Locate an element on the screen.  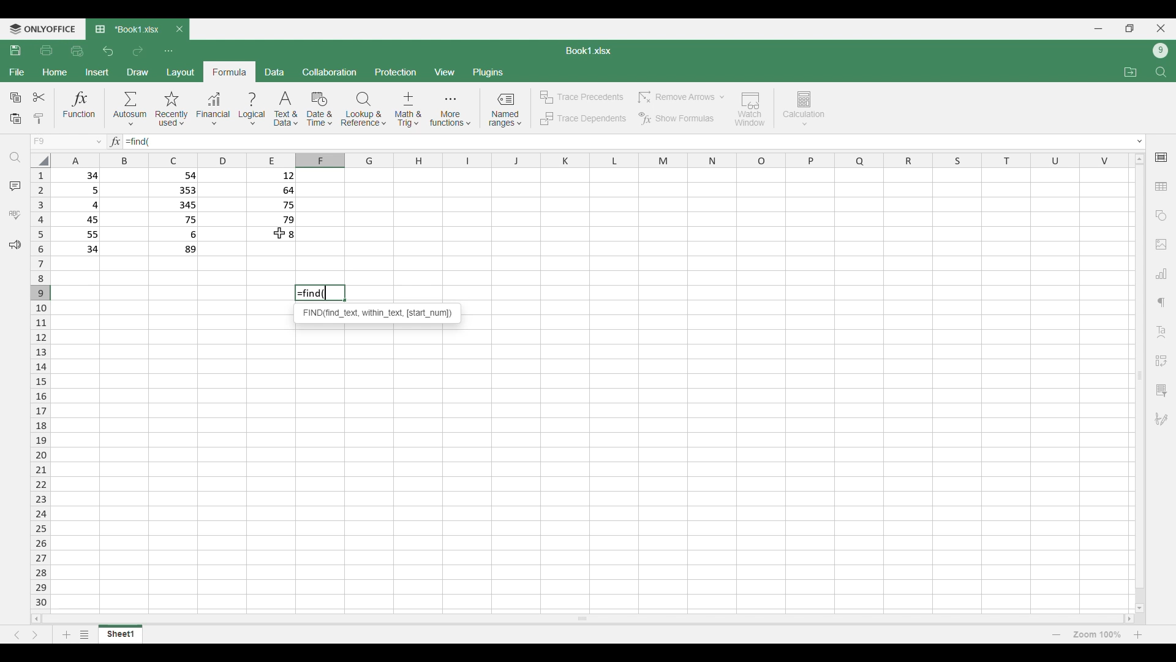
Next is located at coordinates (35, 635).